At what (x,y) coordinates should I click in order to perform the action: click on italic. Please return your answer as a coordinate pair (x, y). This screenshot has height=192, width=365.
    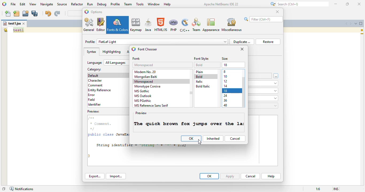
    Looking at the image, I should click on (199, 82).